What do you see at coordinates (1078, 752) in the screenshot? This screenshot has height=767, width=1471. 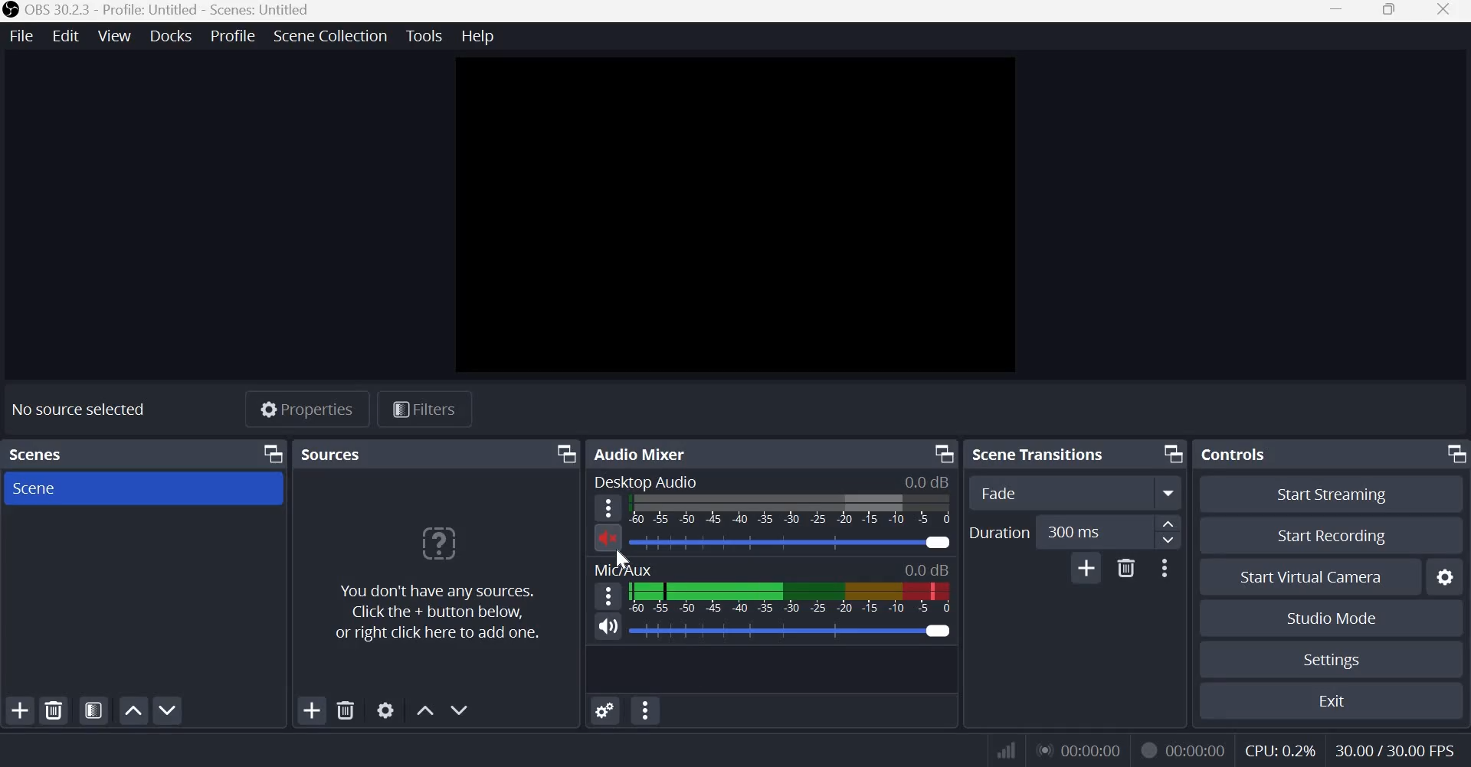 I see `Live Duration Timer` at bounding box center [1078, 752].